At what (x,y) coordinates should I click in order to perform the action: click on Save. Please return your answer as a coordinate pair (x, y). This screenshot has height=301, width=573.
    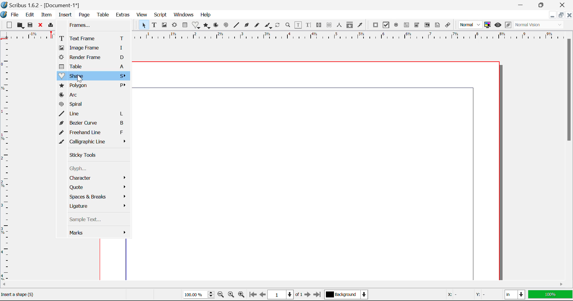
    Looking at the image, I should click on (32, 26).